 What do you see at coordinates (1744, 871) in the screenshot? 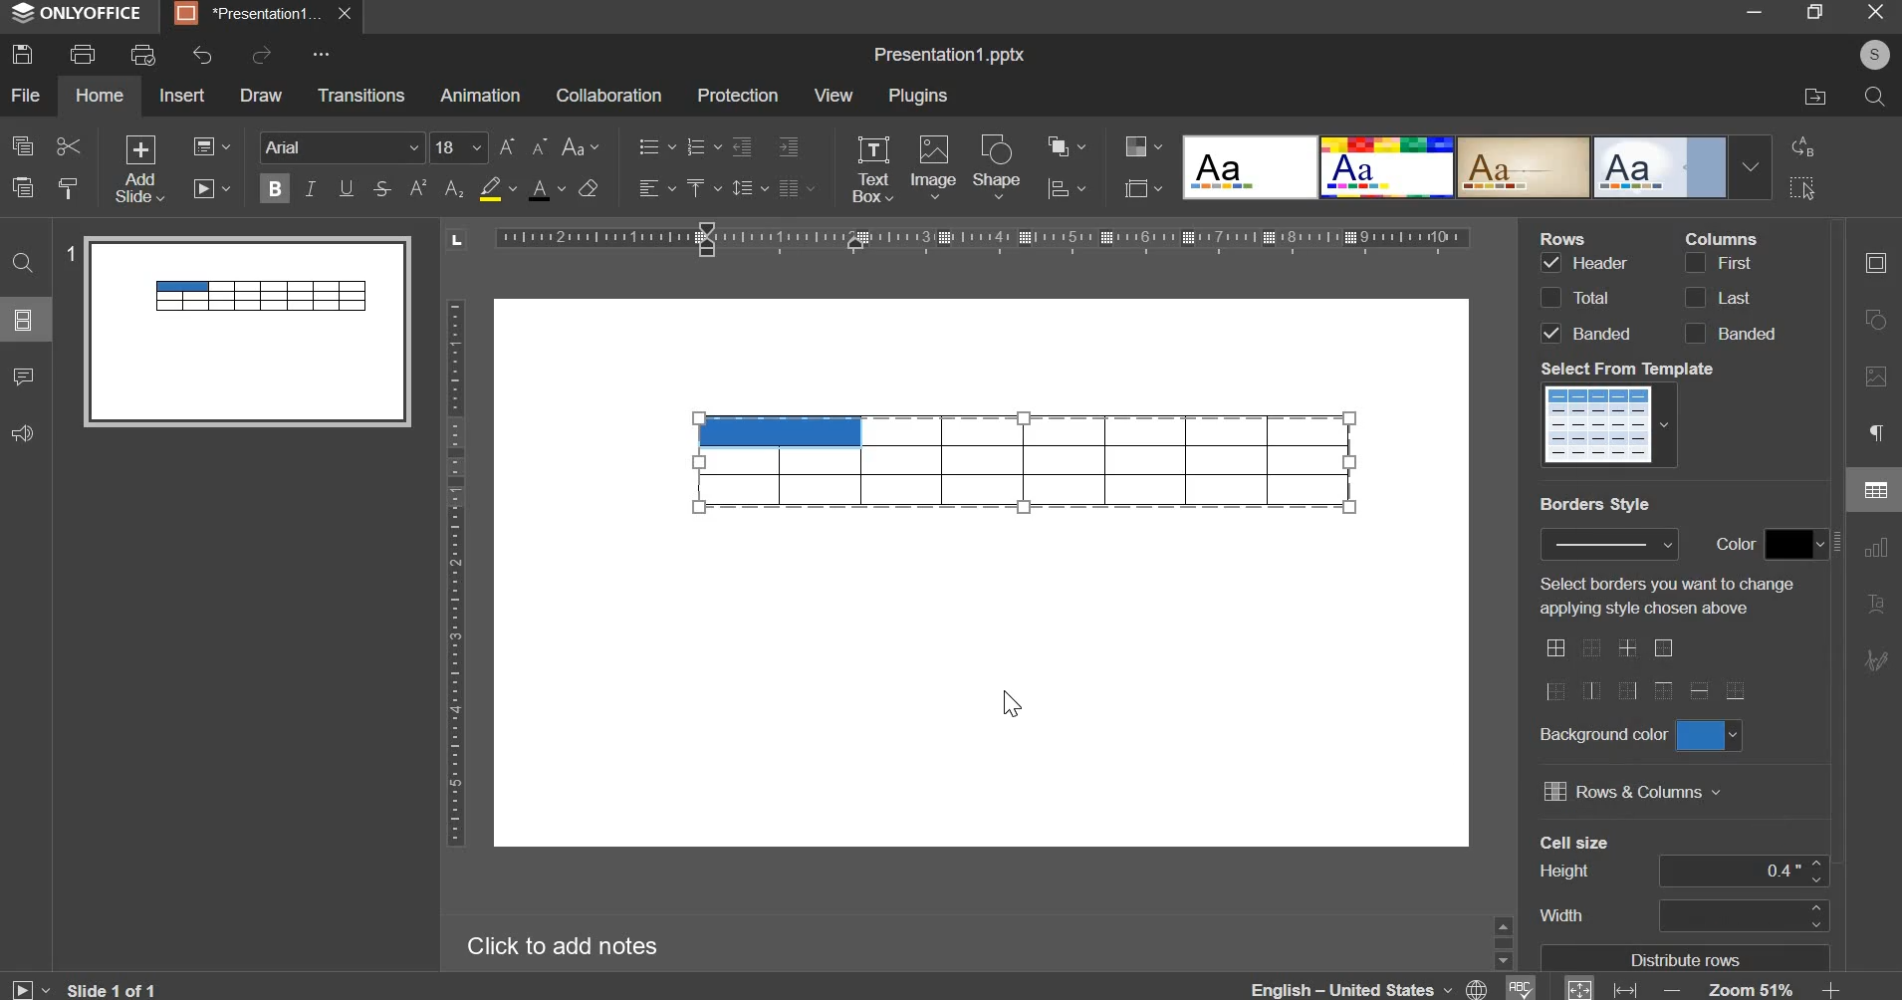
I see `cell size` at bounding box center [1744, 871].